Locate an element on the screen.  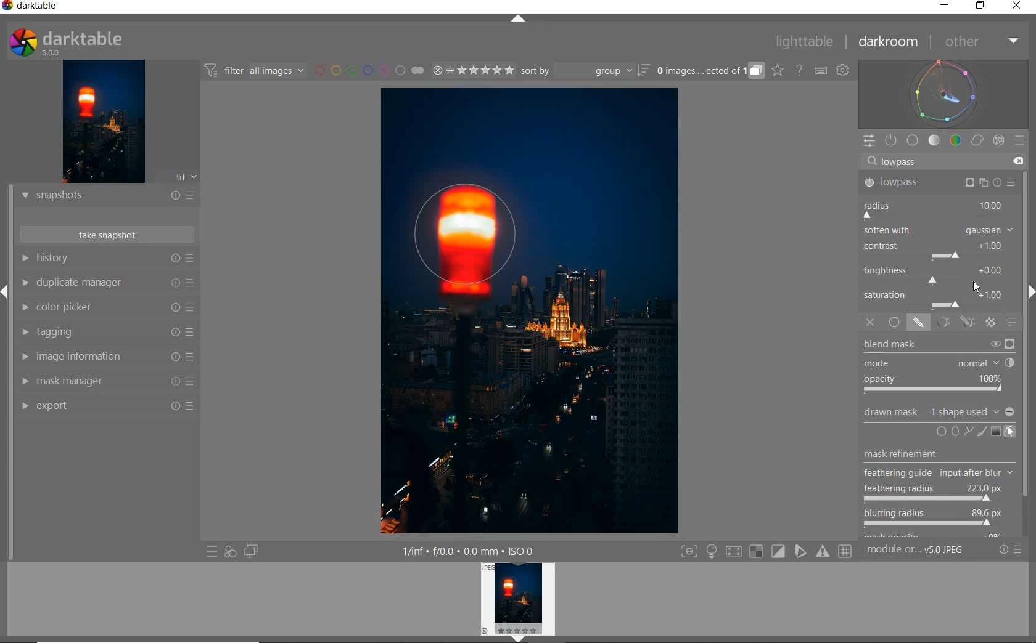
IMAGE PREVIEW is located at coordinates (104, 121).